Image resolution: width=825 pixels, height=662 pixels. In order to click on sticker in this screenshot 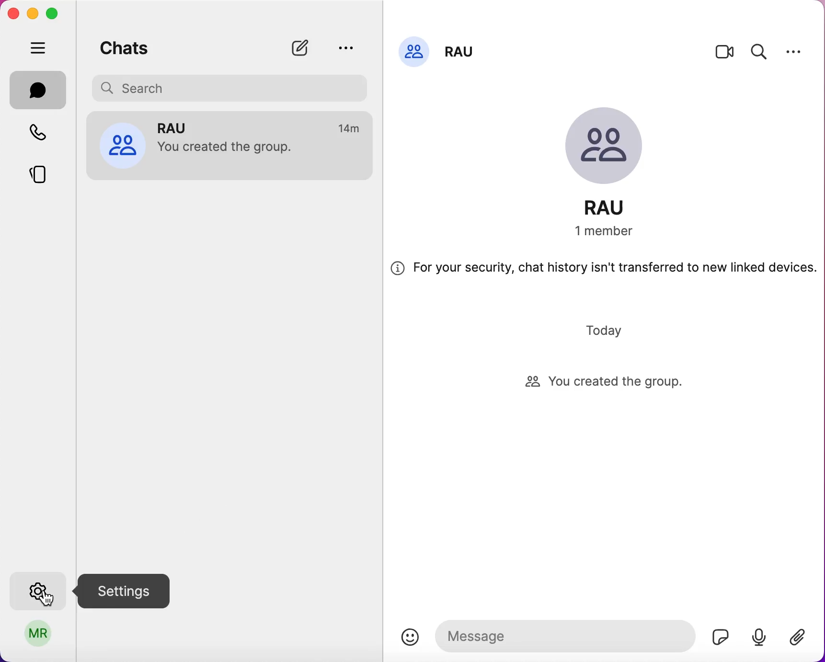, I will do `click(718, 634)`.